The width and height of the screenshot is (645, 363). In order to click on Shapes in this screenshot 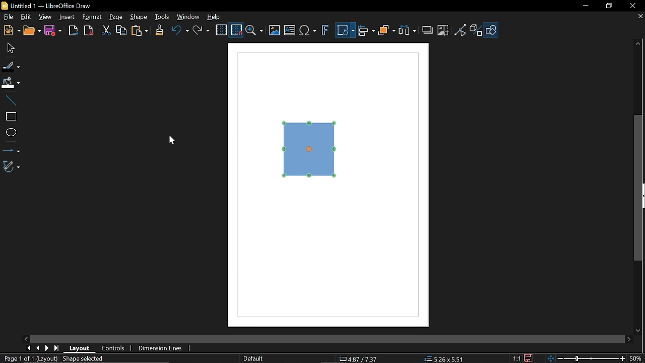, I will do `click(491, 30)`.